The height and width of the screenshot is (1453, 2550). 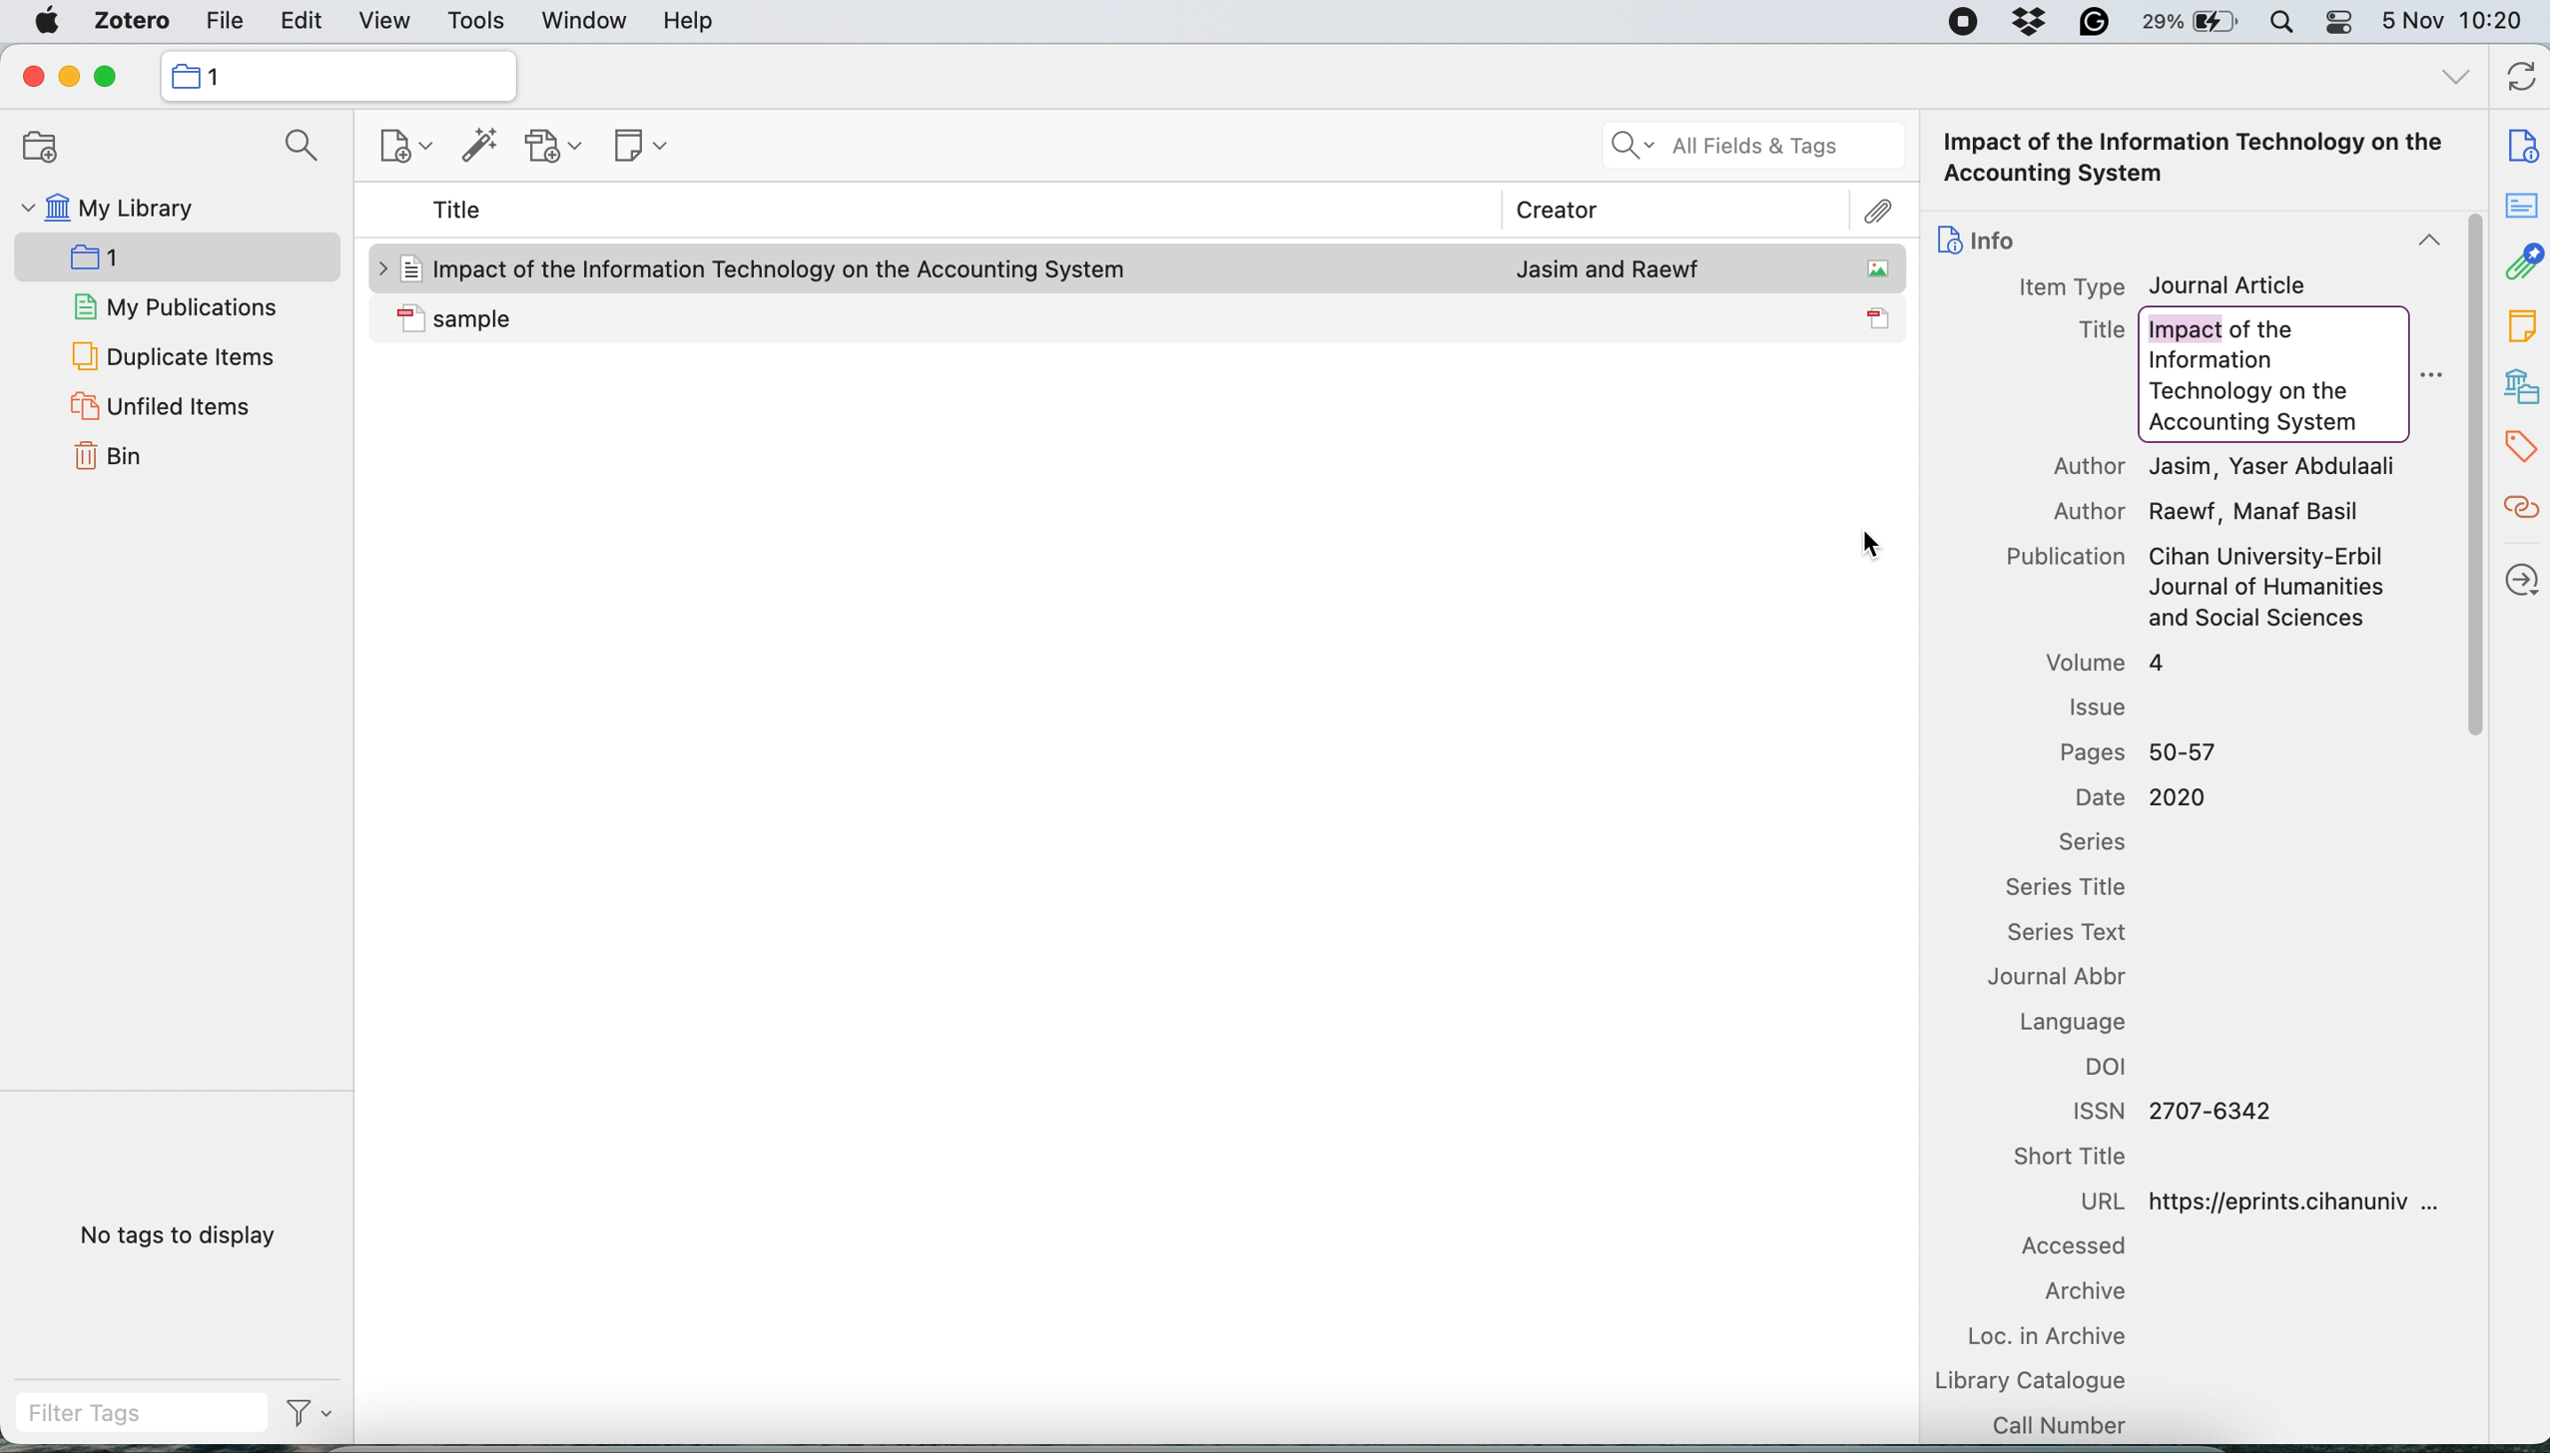 I want to click on all fields and tags, so click(x=1747, y=146).